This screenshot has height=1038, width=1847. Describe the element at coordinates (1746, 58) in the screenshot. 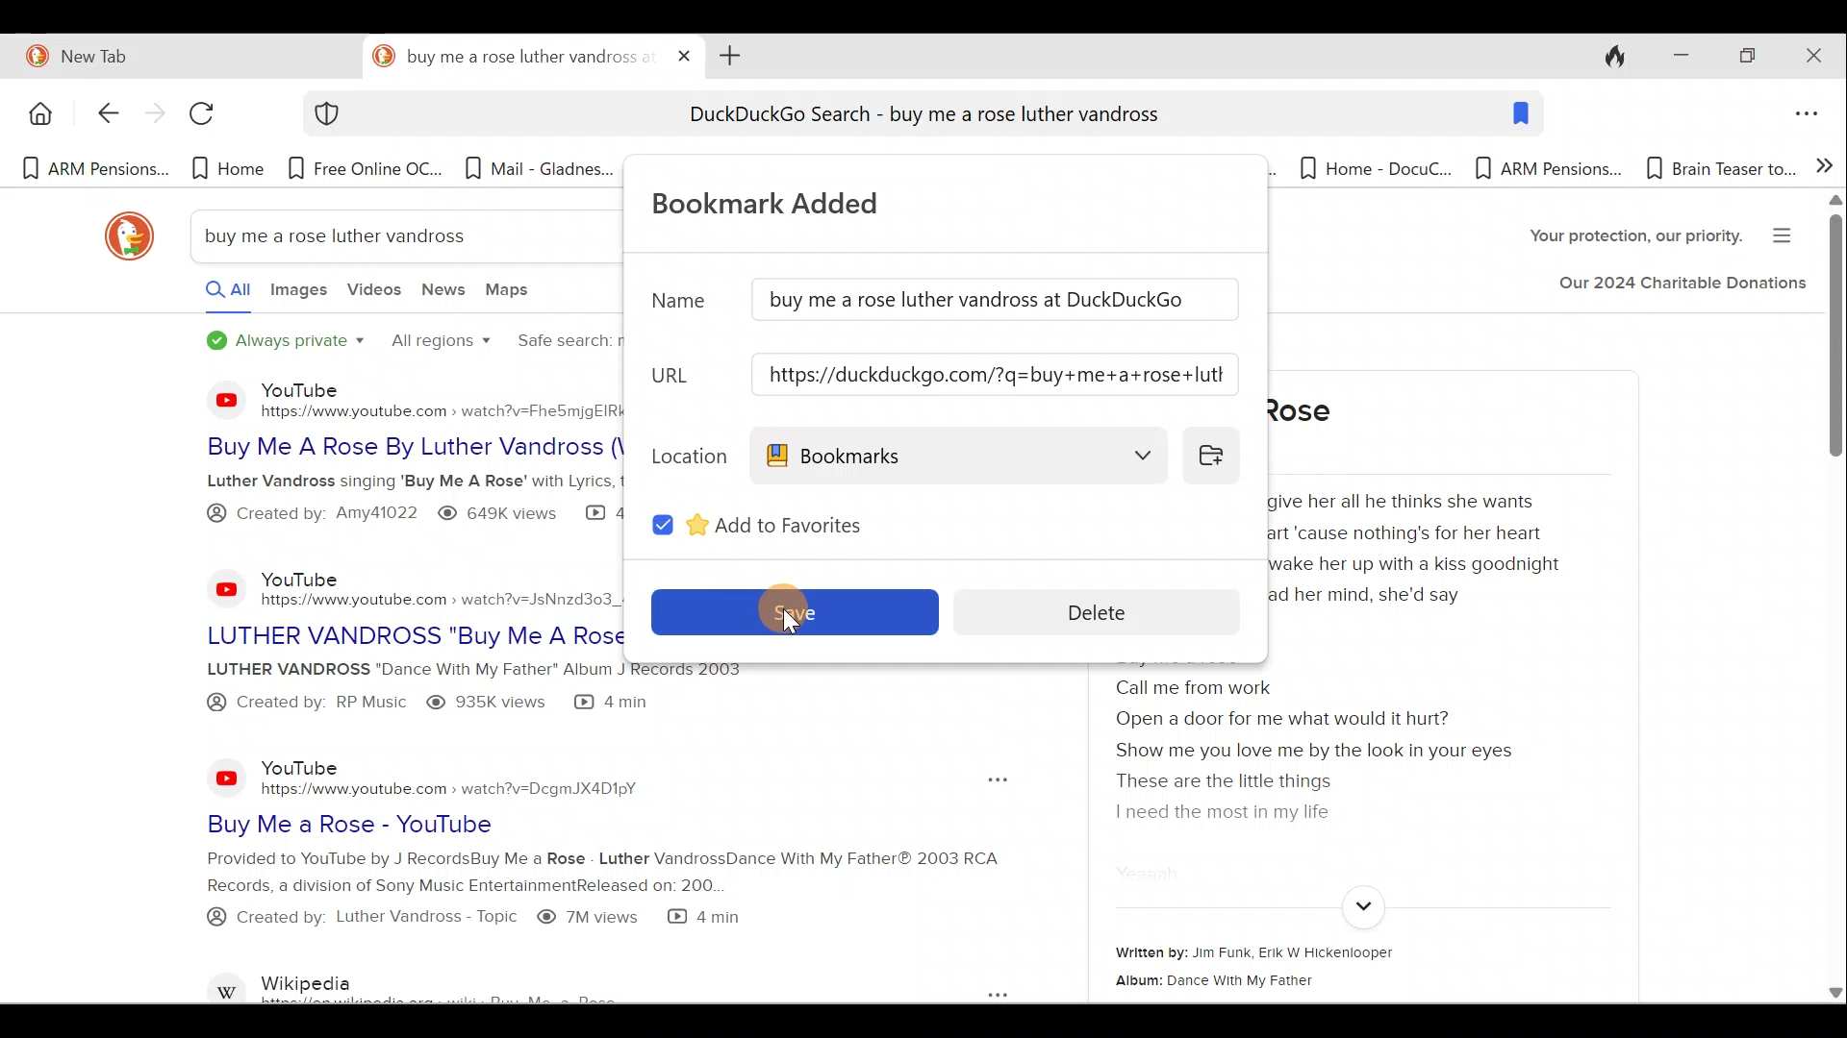

I see `Restore down` at that location.